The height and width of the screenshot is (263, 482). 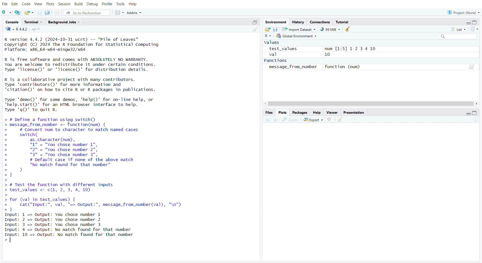 What do you see at coordinates (331, 112) in the screenshot?
I see `Viewer` at bounding box center [331, 112].